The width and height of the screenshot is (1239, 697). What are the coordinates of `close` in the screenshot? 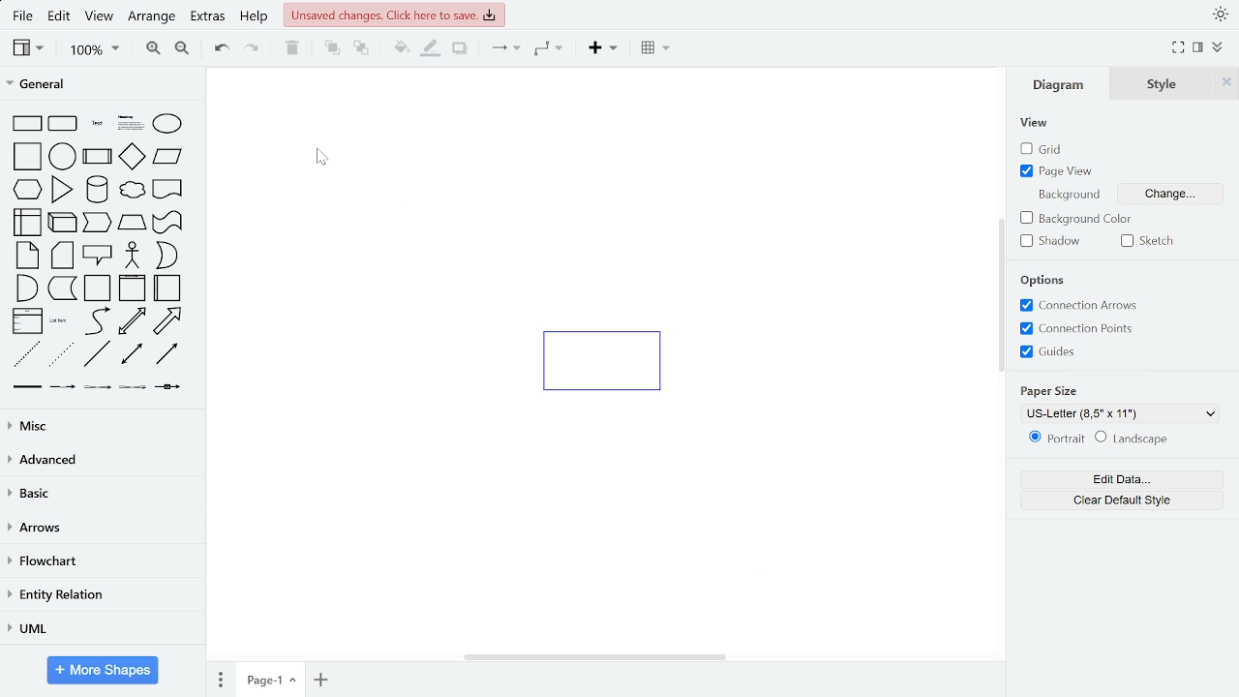 It's located at (1228, 82).